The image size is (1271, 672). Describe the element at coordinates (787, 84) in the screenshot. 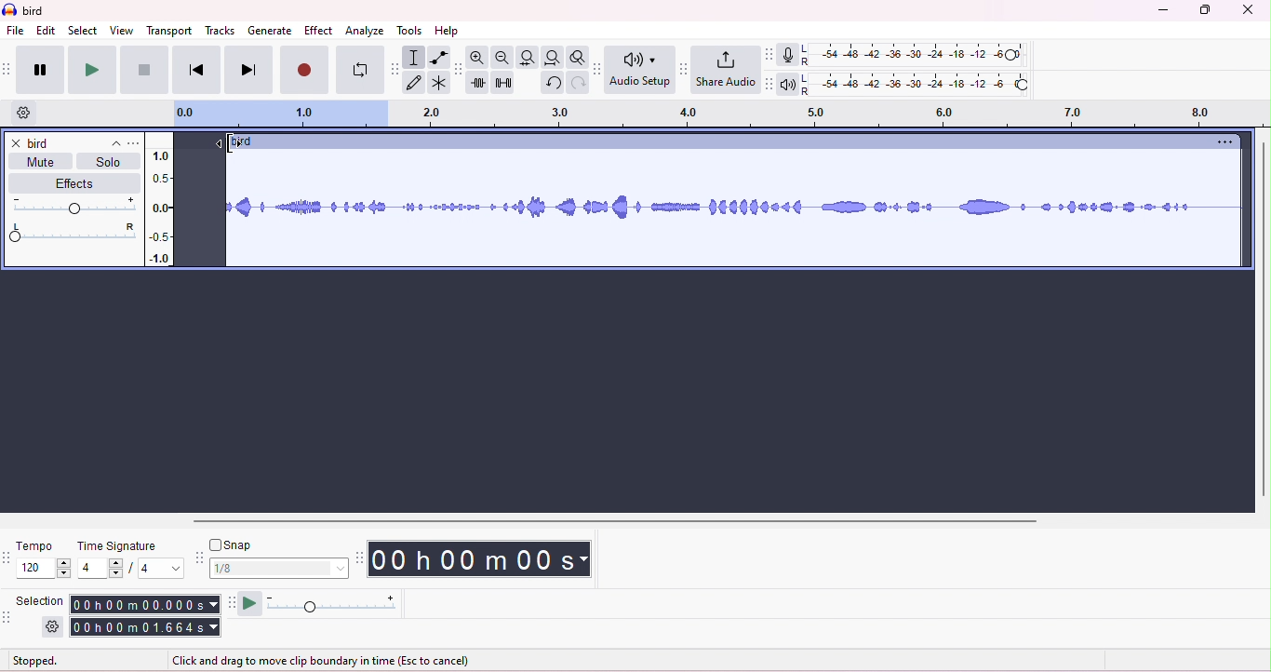

I see `playback meter` at that location.